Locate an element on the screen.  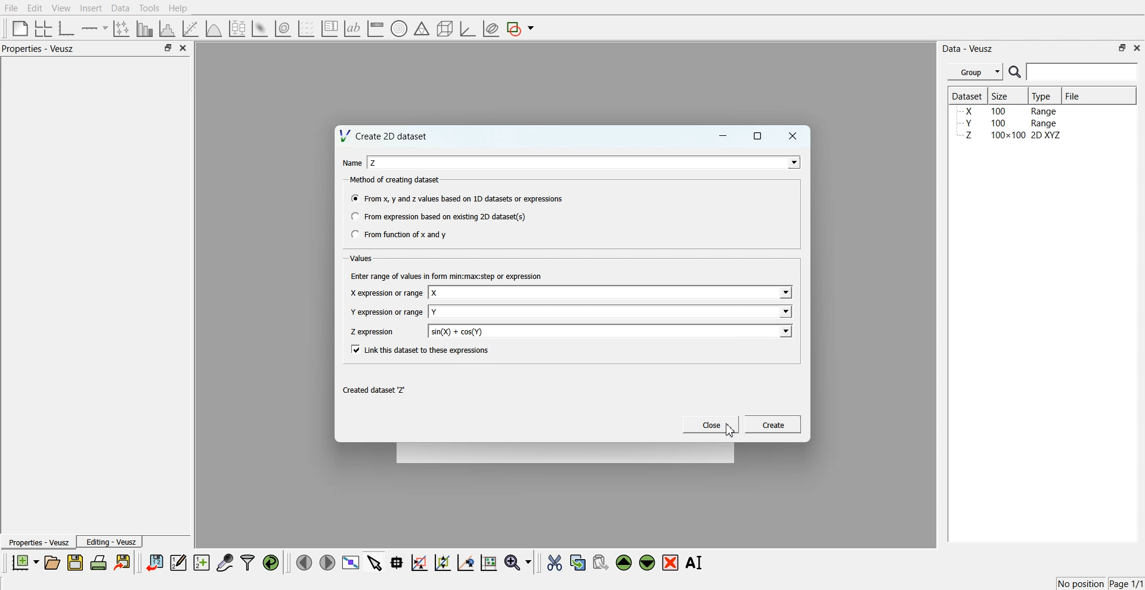
Close is located at coordinates (711, 424).